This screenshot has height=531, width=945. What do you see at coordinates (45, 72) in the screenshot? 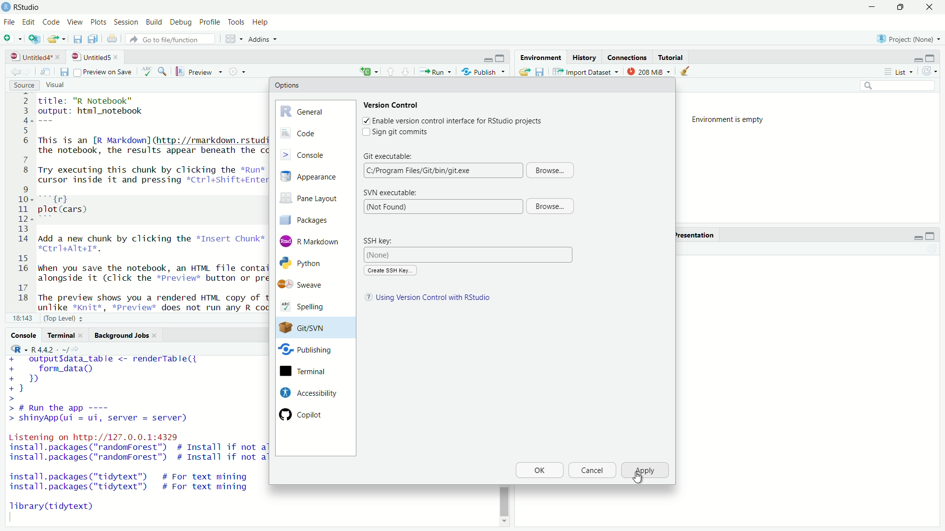
I see `show in new window` at bounding box center [45, 72].